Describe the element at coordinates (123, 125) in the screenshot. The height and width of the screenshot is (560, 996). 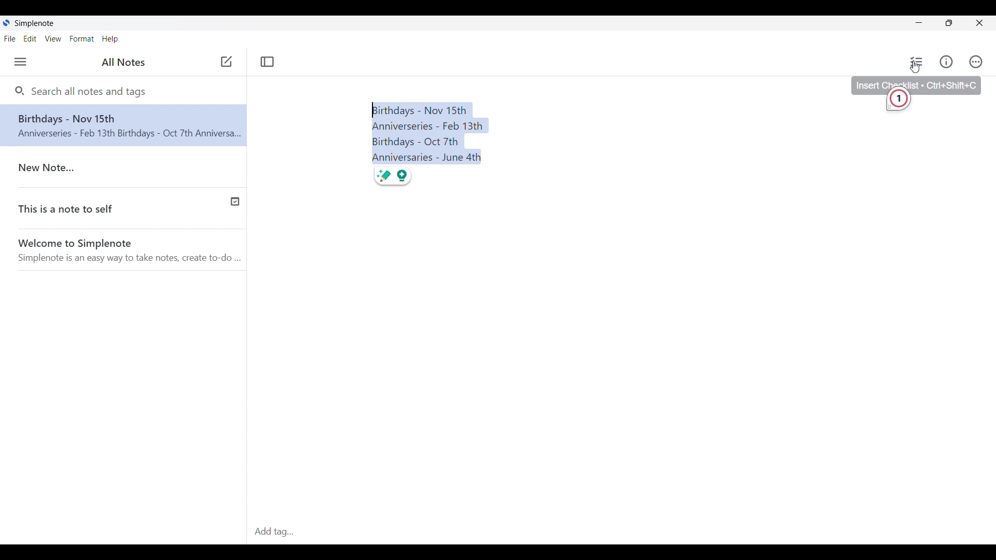
I see `Note text changed` at that location.